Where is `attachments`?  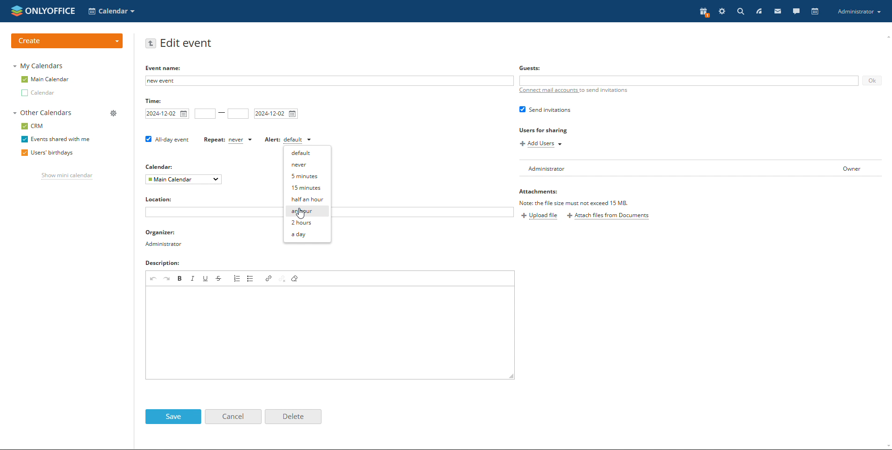 attachments is located at coordinates (539, 193).